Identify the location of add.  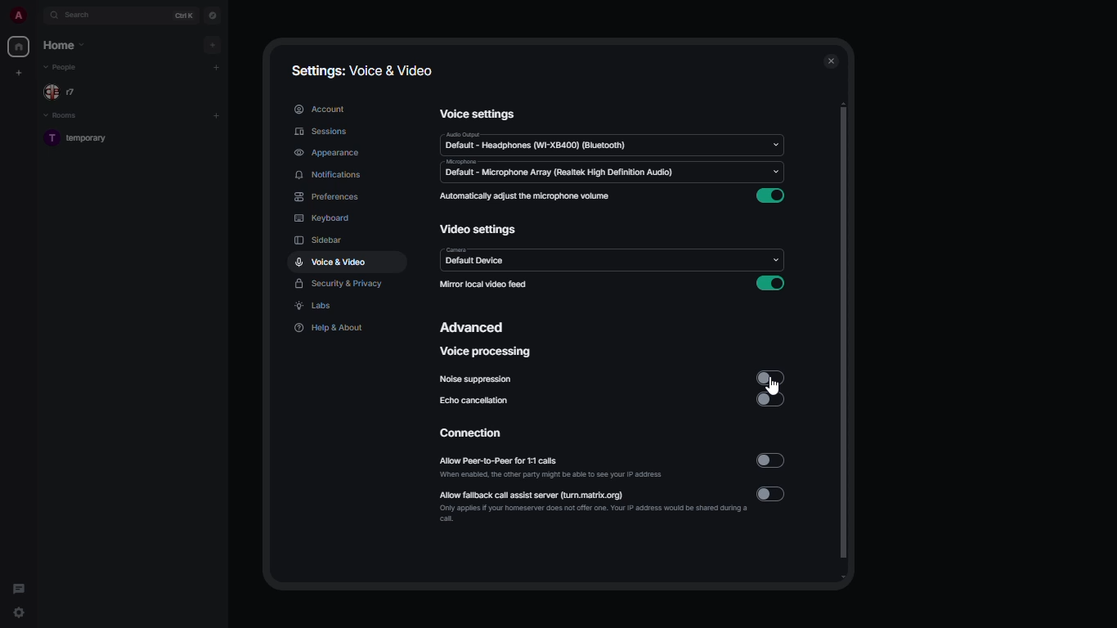
(216, 66).